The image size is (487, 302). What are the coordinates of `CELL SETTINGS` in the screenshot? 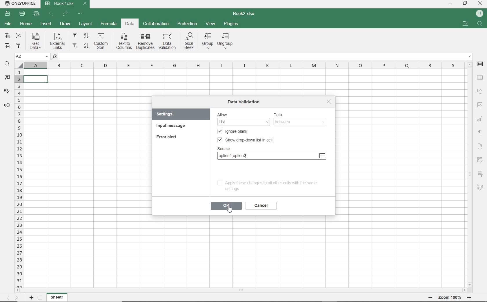 It's located at (480, 64).